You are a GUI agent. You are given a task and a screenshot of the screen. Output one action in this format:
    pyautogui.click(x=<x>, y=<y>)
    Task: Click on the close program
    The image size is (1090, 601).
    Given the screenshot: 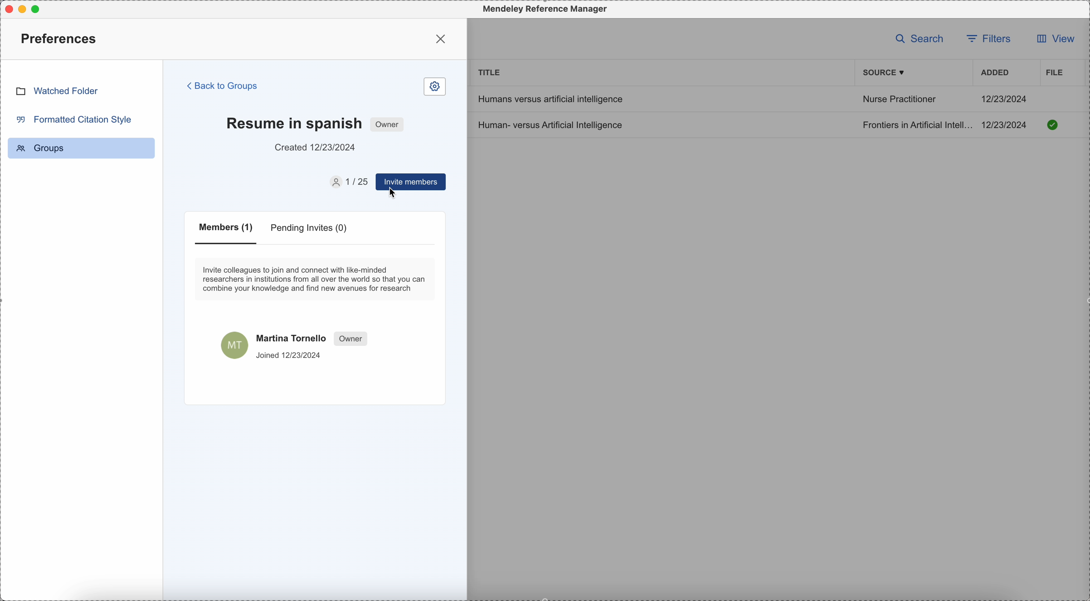 What is the action you would take?
    pyautogui.click(x=7, y=7)
    